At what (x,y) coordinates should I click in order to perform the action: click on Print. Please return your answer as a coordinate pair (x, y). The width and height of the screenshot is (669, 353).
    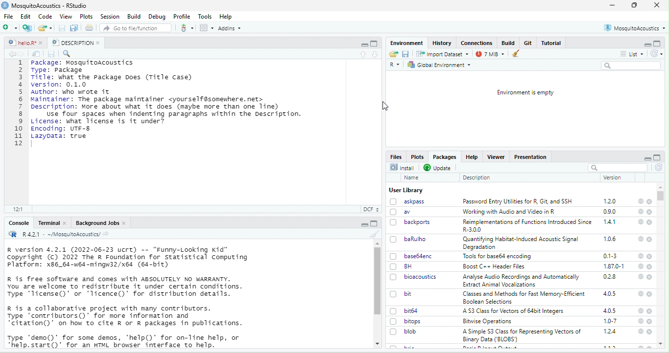
    Looking at the image, I should click on (90, 27).